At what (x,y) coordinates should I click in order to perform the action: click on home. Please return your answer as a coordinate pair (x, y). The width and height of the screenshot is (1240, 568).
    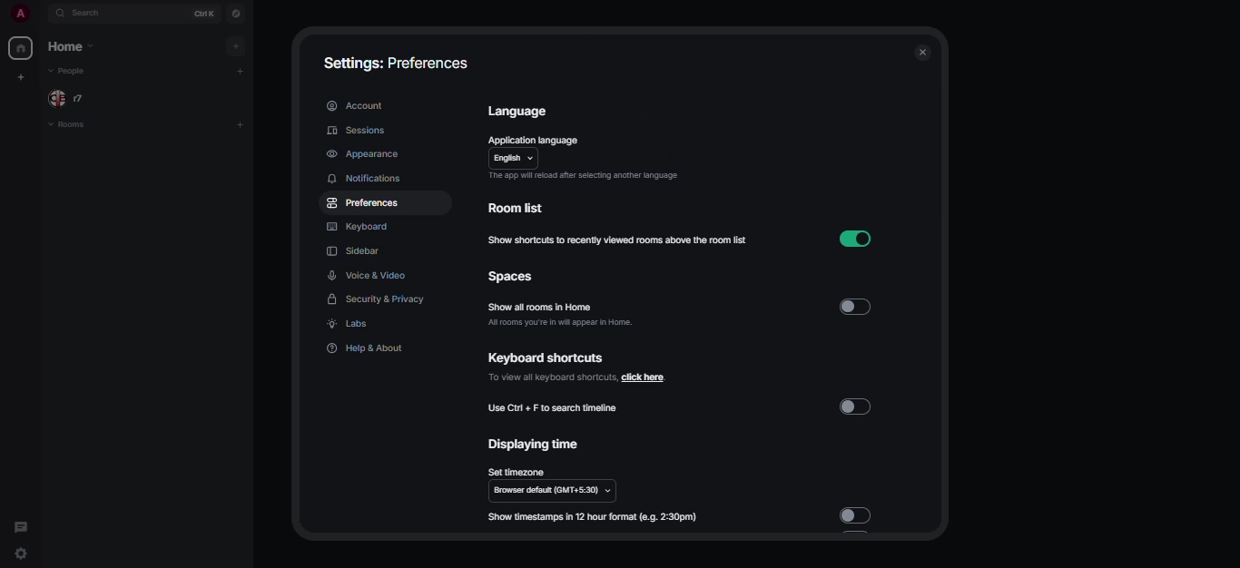
    Looking at the image, I should click on (21, 46).